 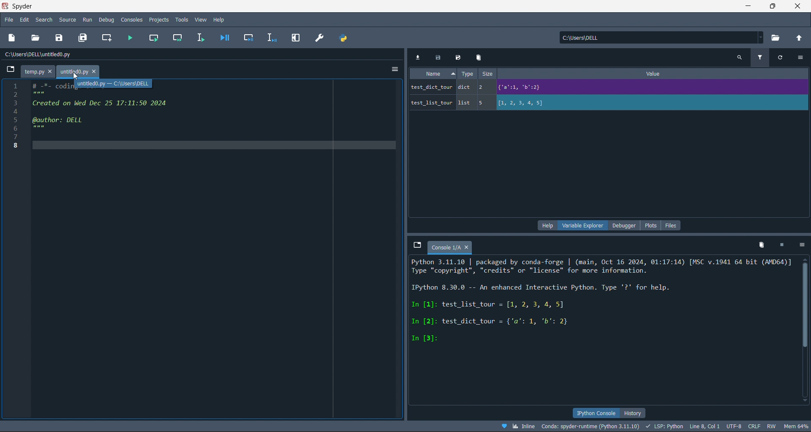 What do you see at coordinates (182, 19) in the screenshot?
I see `tools` at bounding box center [182, 19].